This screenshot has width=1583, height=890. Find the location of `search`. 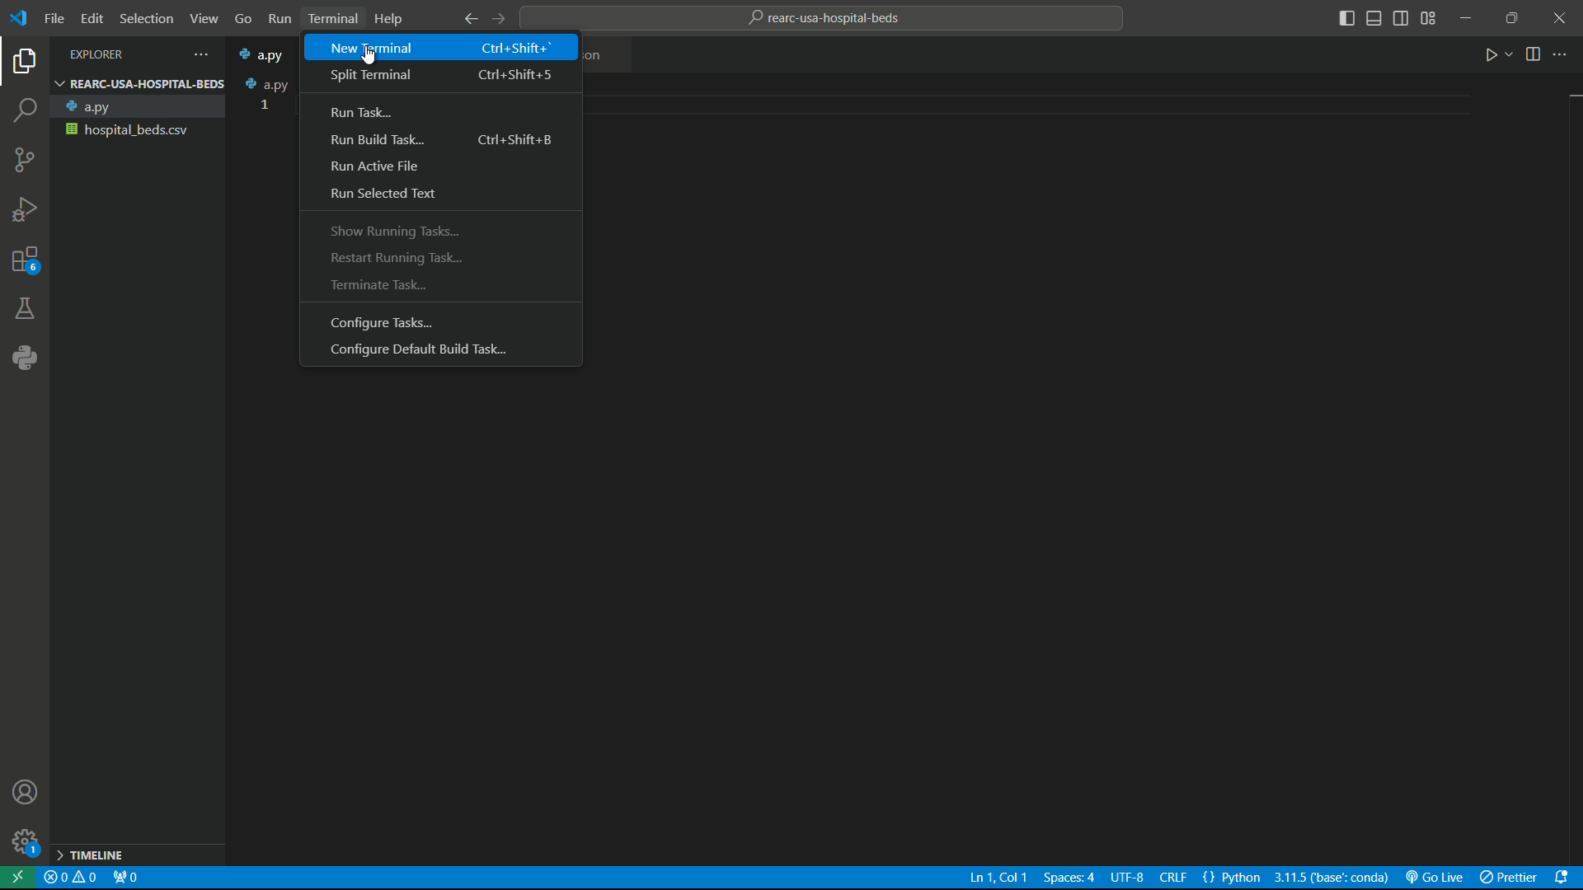

search is located at coordinates (25, 109).